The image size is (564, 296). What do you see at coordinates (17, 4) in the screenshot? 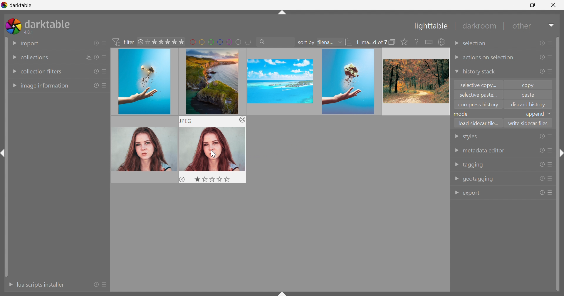
I see `darktable` at bounding box center [17, 4].